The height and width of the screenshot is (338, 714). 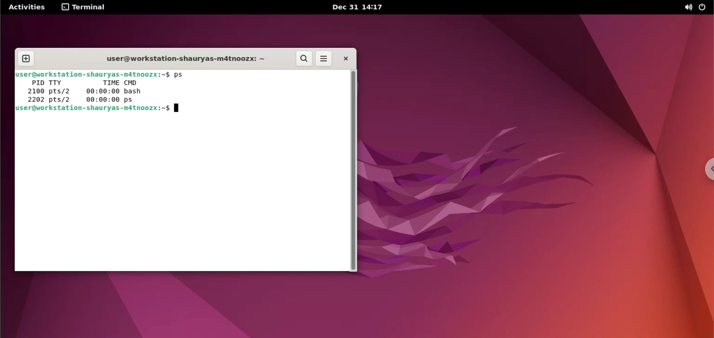 What do you see at coordinates (27, 7) in the screenshot?
I see `Activities` at bounding box center [27, 7].